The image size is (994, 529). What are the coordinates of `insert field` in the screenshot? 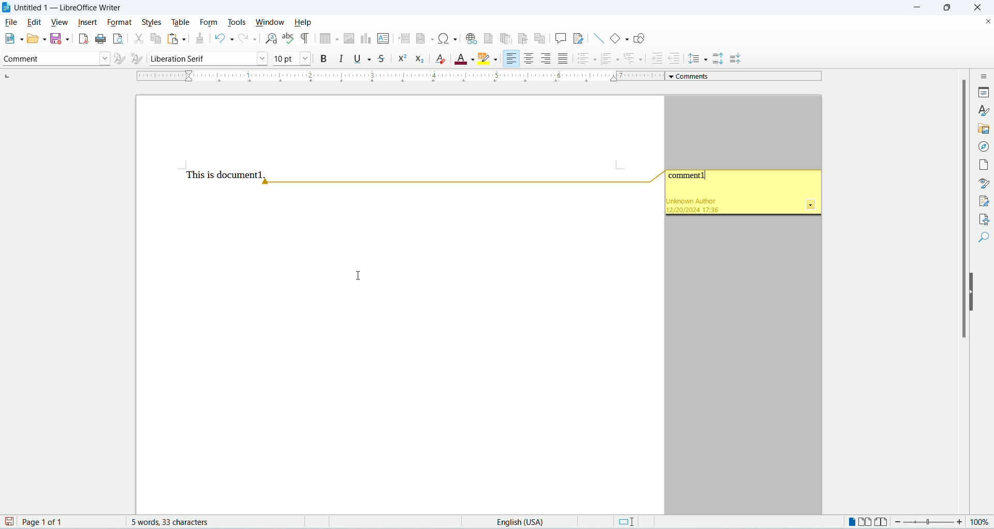 It's located at (425, 38).